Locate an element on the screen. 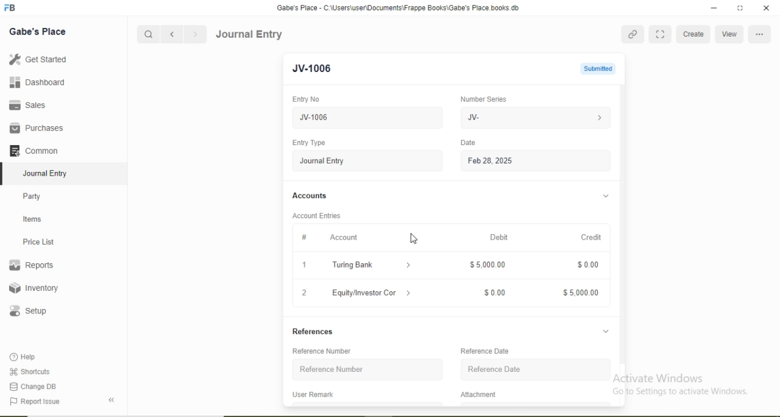 The height and width of the screenshot is (417, 780). Submitted is located at coordinates (598, 69).